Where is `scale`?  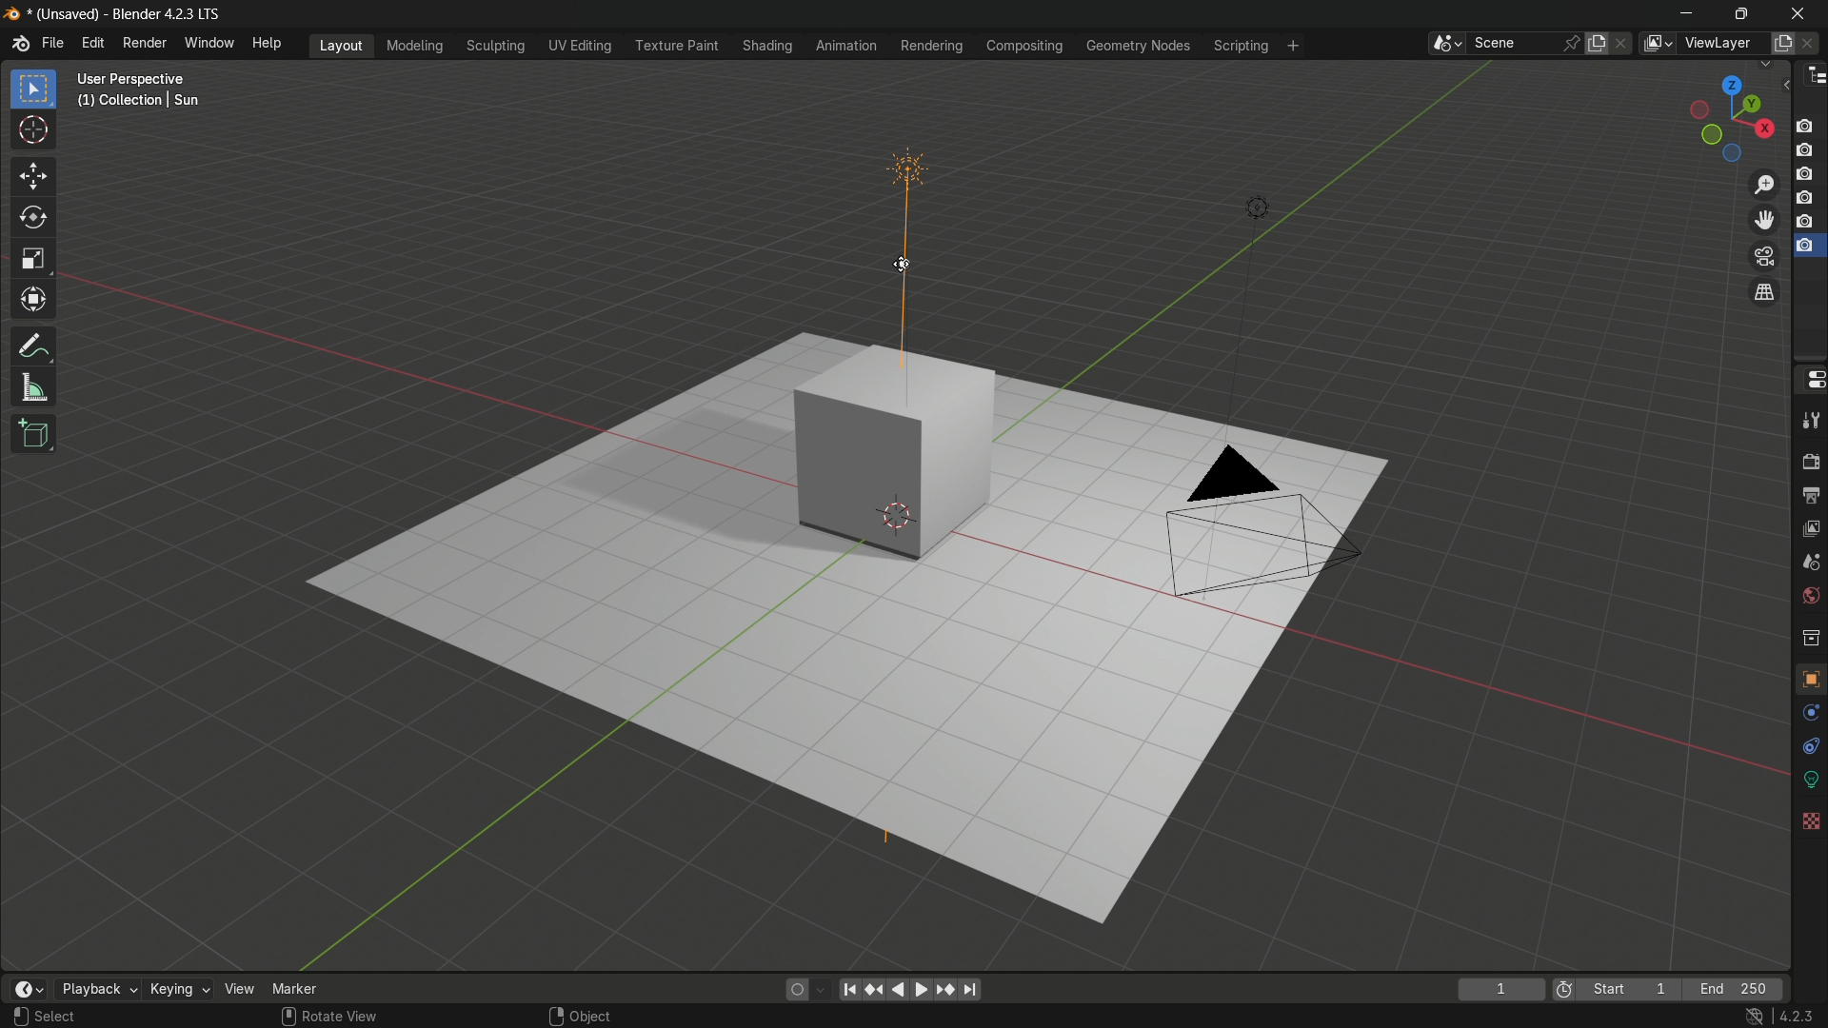 scale is located at coordinates (32, 261).